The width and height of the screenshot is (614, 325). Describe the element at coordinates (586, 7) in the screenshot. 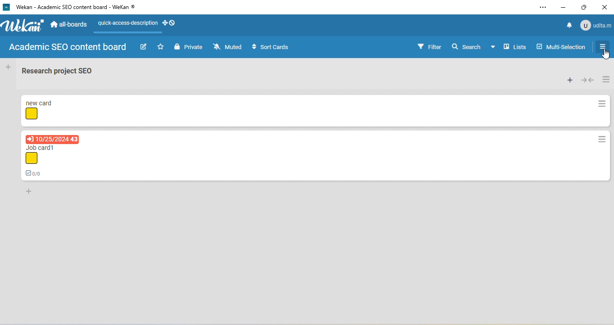

I see `maximize` at that location.